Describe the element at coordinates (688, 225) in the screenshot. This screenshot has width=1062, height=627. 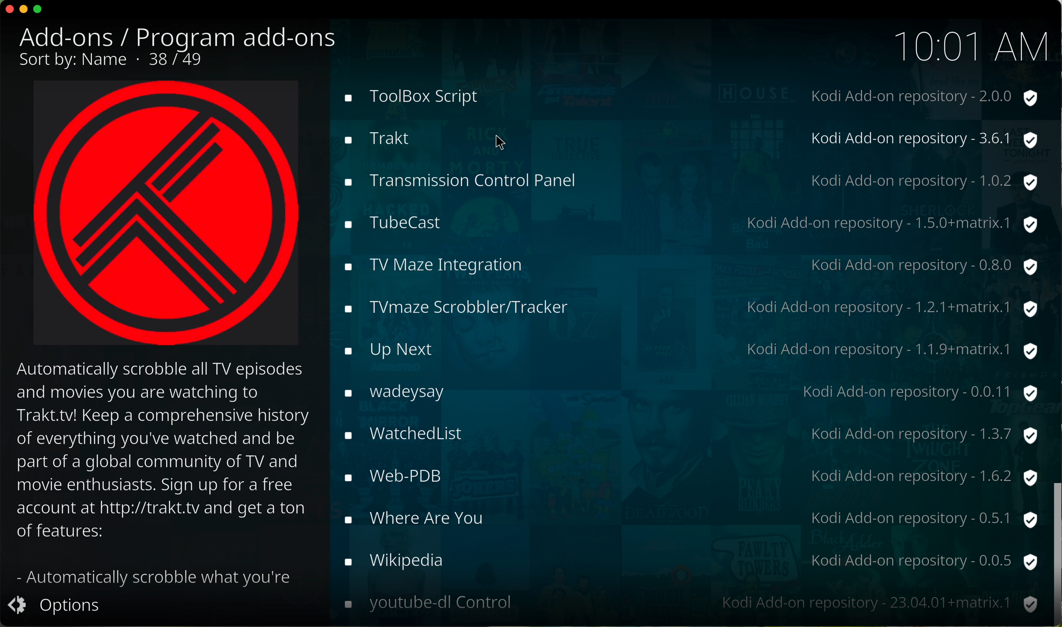
I see `tubecast` at that location.